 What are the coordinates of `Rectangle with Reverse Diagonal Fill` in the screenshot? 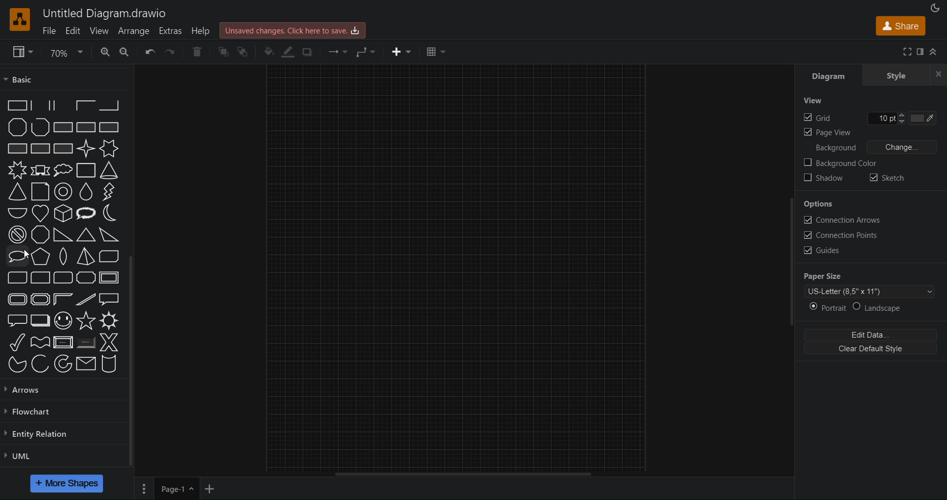 It's located at (86, 127).